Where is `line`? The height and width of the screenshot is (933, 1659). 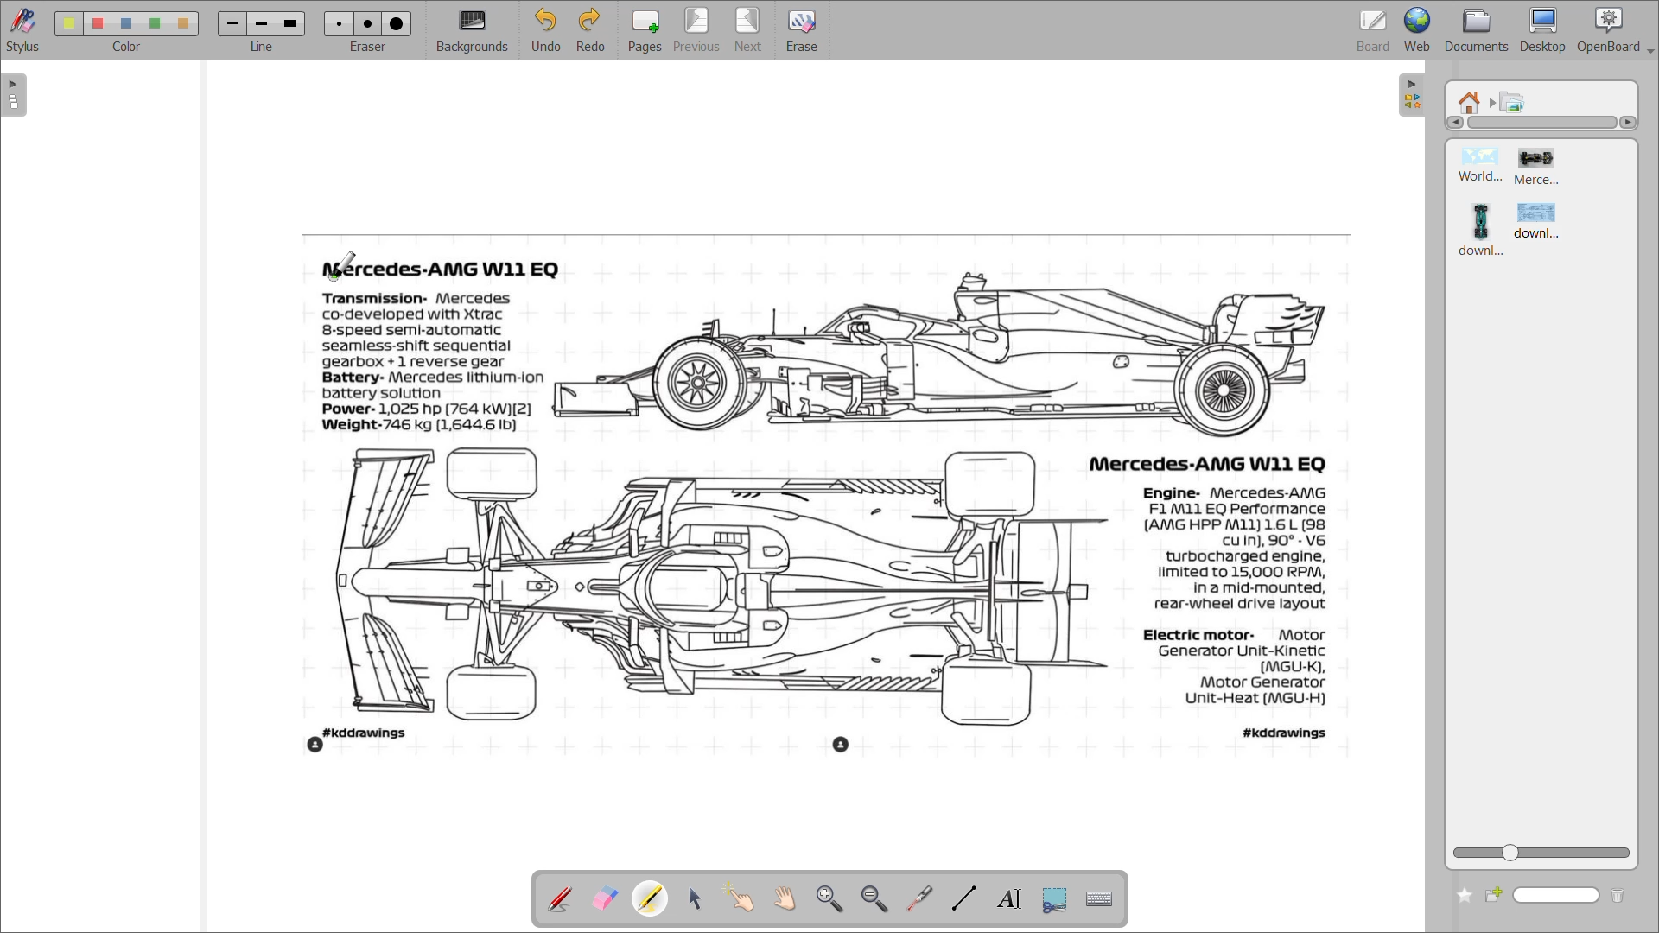 line is located at coordinates (262, 46).